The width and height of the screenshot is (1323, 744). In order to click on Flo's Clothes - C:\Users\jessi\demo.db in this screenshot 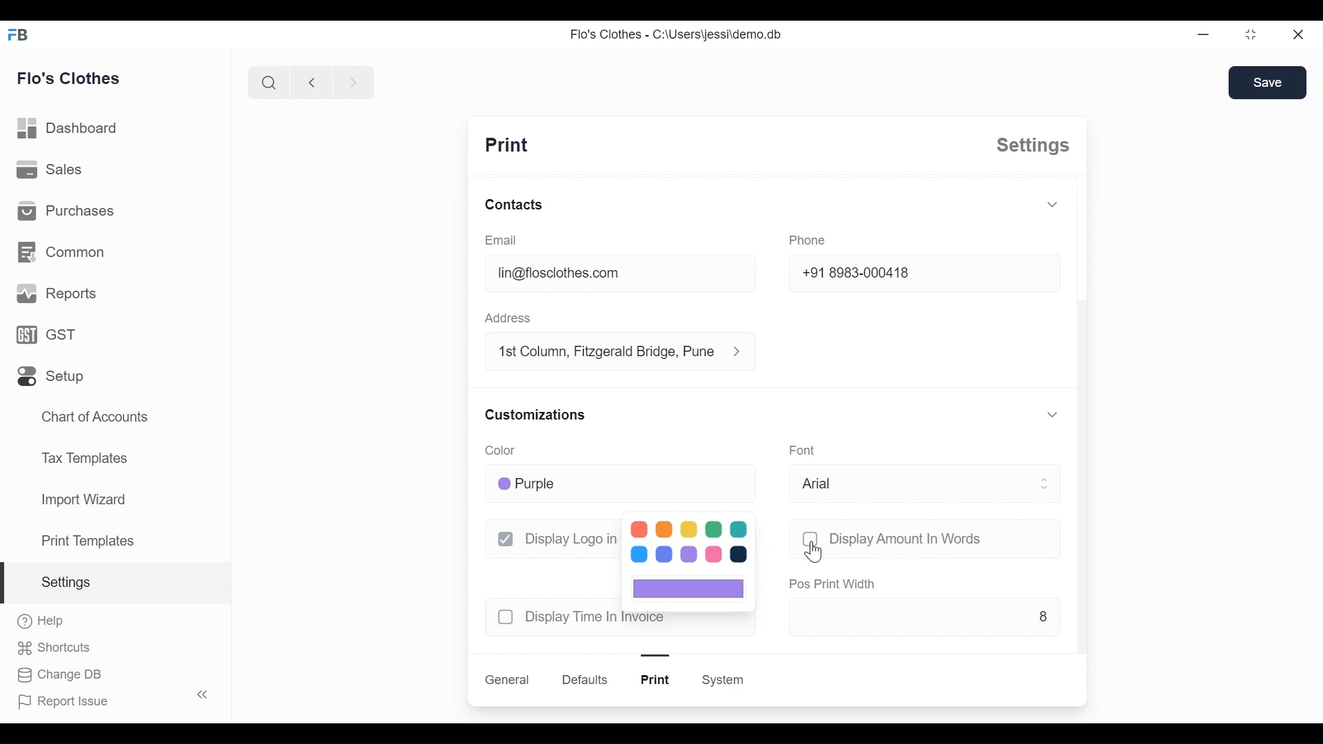, I will do `click(677, 34)`.